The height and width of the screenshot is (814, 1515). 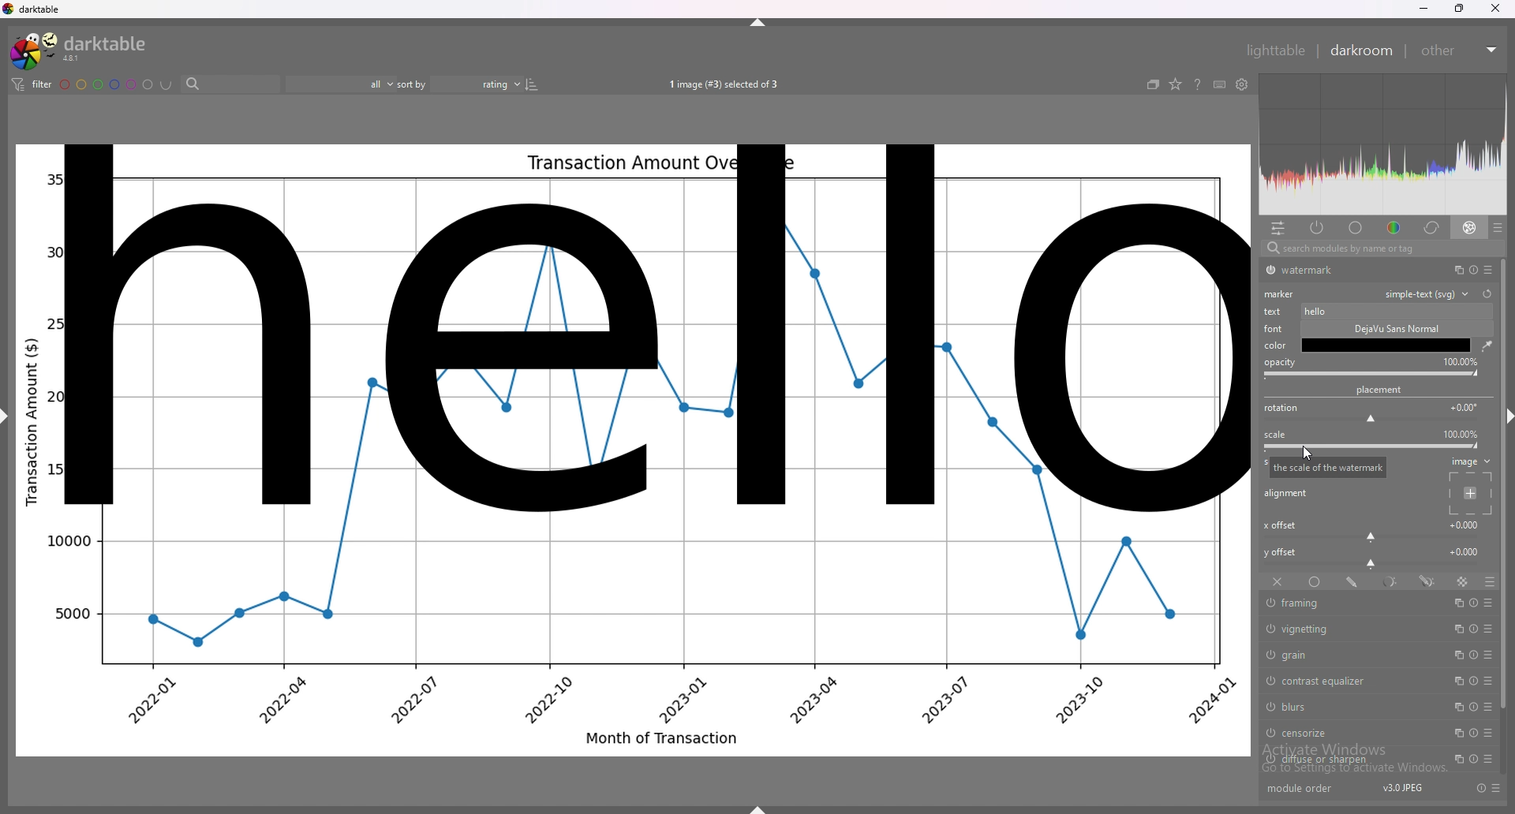 What do you see at coordinates (1354, 581) in the screenshot?
I see `drawn mask` at bounding box center [1354, 581].